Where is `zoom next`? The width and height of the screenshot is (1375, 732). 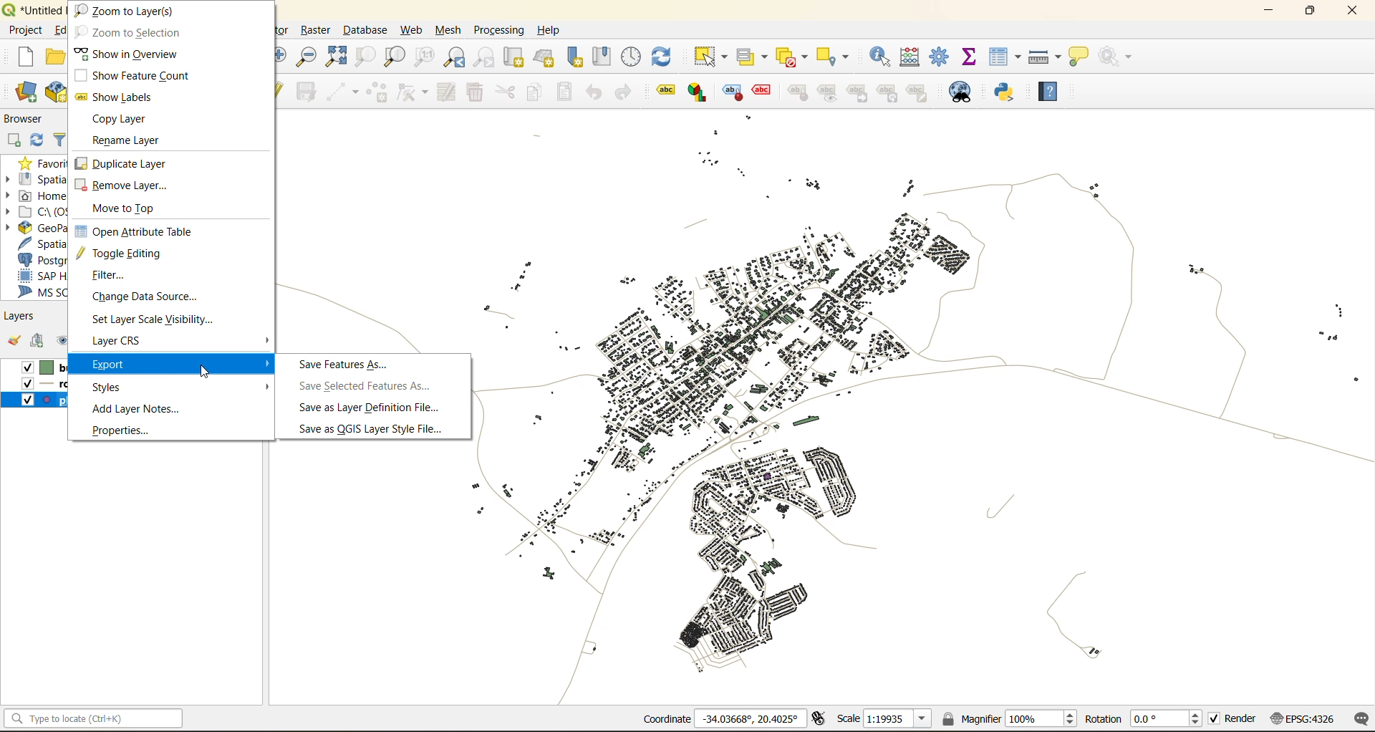 zoom next is located at coordinates (483, 57).